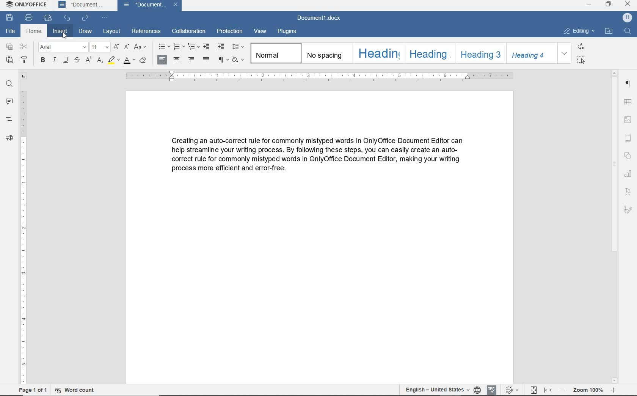 Image resolution: width=637 pixels, height=396 pixels. Describe the element at coordinates (221, 47) in the screenshot. I see `increase indent` at that location.